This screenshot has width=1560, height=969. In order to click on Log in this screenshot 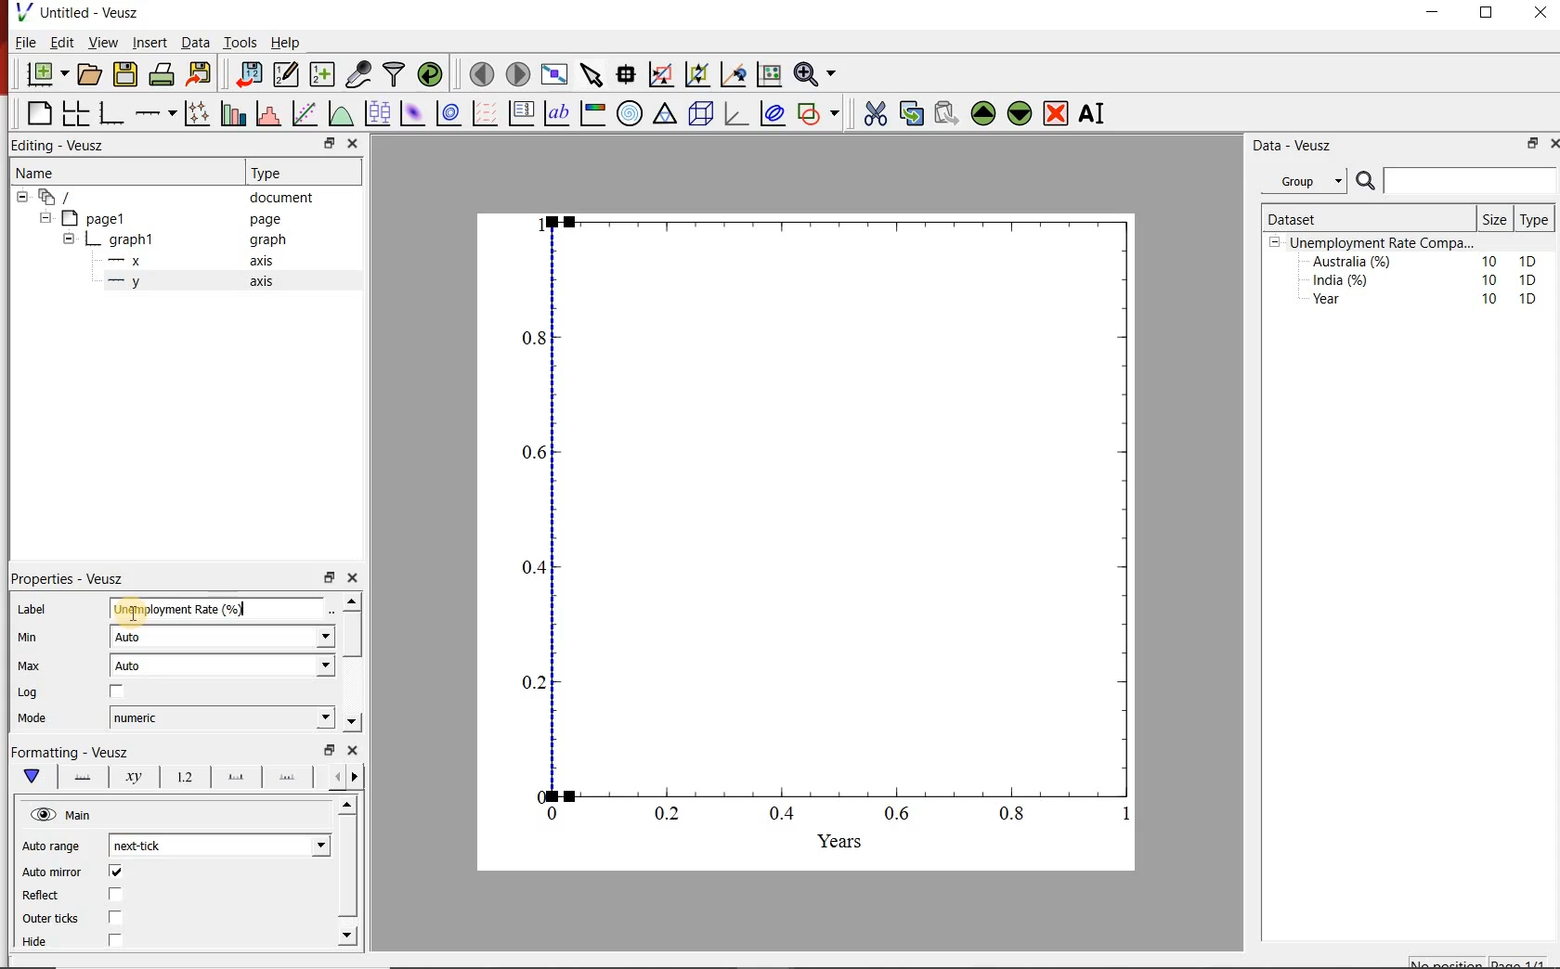, I will do `click(34, 694)`.